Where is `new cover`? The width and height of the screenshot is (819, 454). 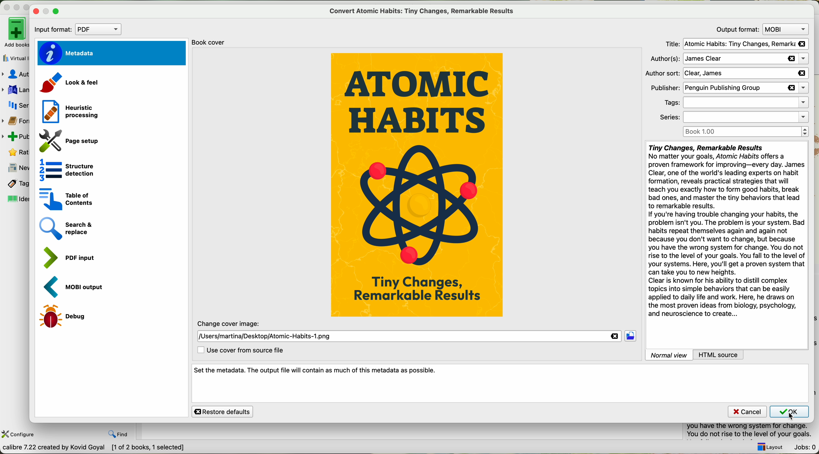
new cover is located at coordinates (417, 186).